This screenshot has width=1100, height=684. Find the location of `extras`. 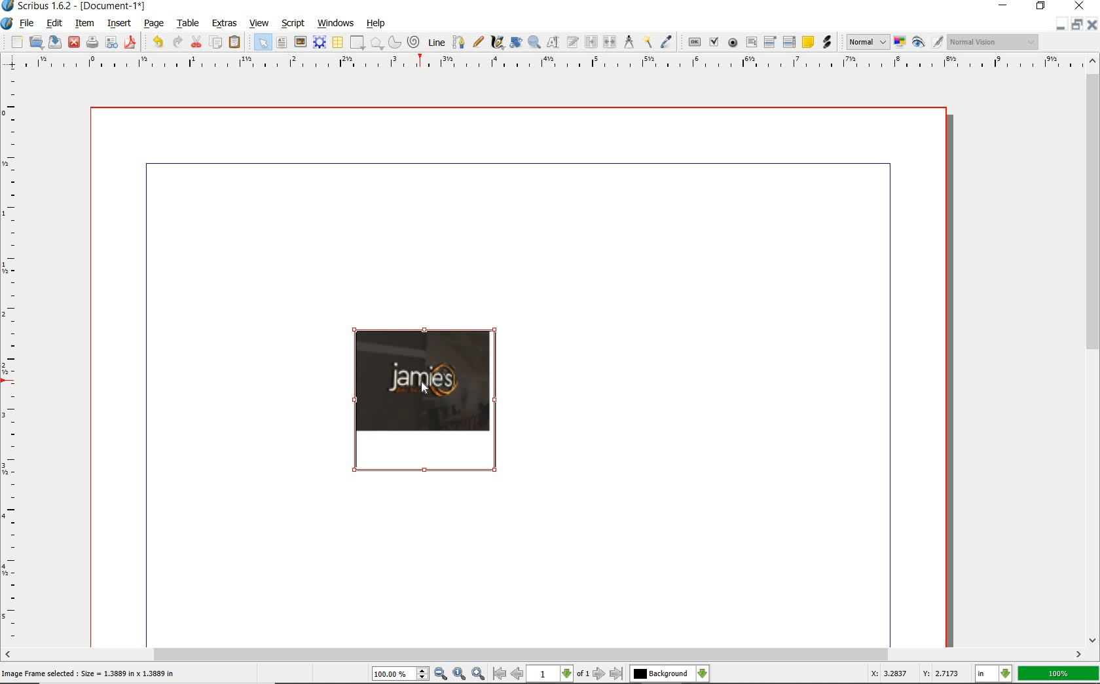

extras is located at coordinates (225, 22).